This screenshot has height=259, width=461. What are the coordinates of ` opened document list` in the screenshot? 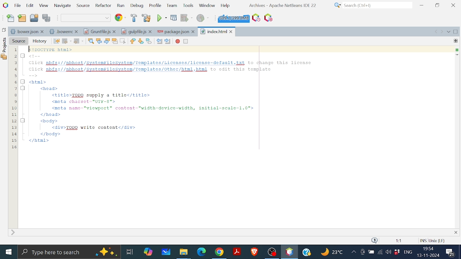 It's located at (448, 32).